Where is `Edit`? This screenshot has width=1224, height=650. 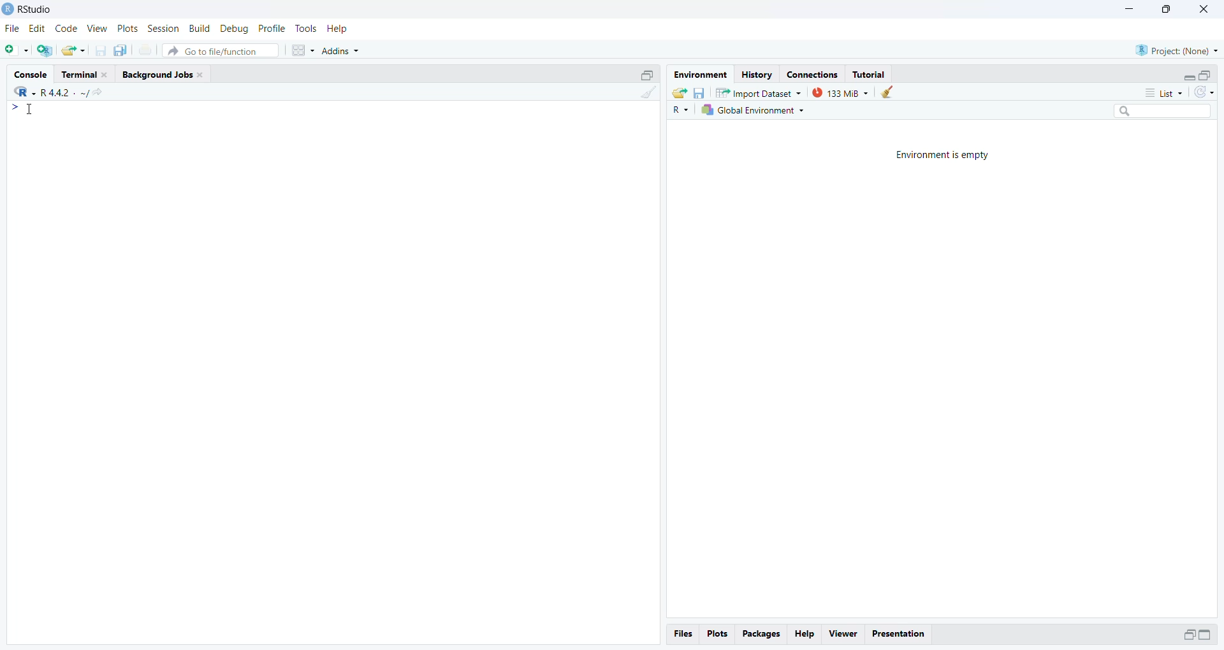
Edit is located at coordinates (38, 30).